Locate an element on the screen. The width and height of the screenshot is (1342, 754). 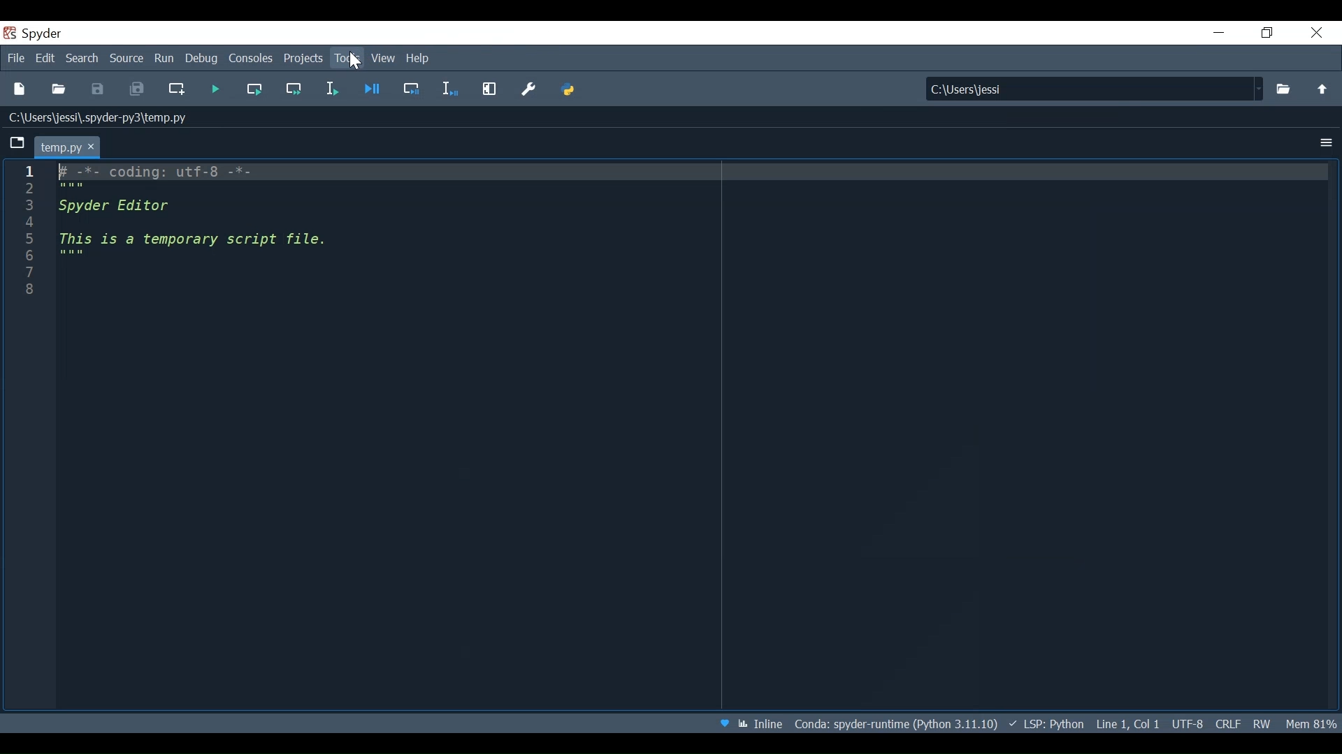
Cursor Position is located at coordinates (1127, 723).